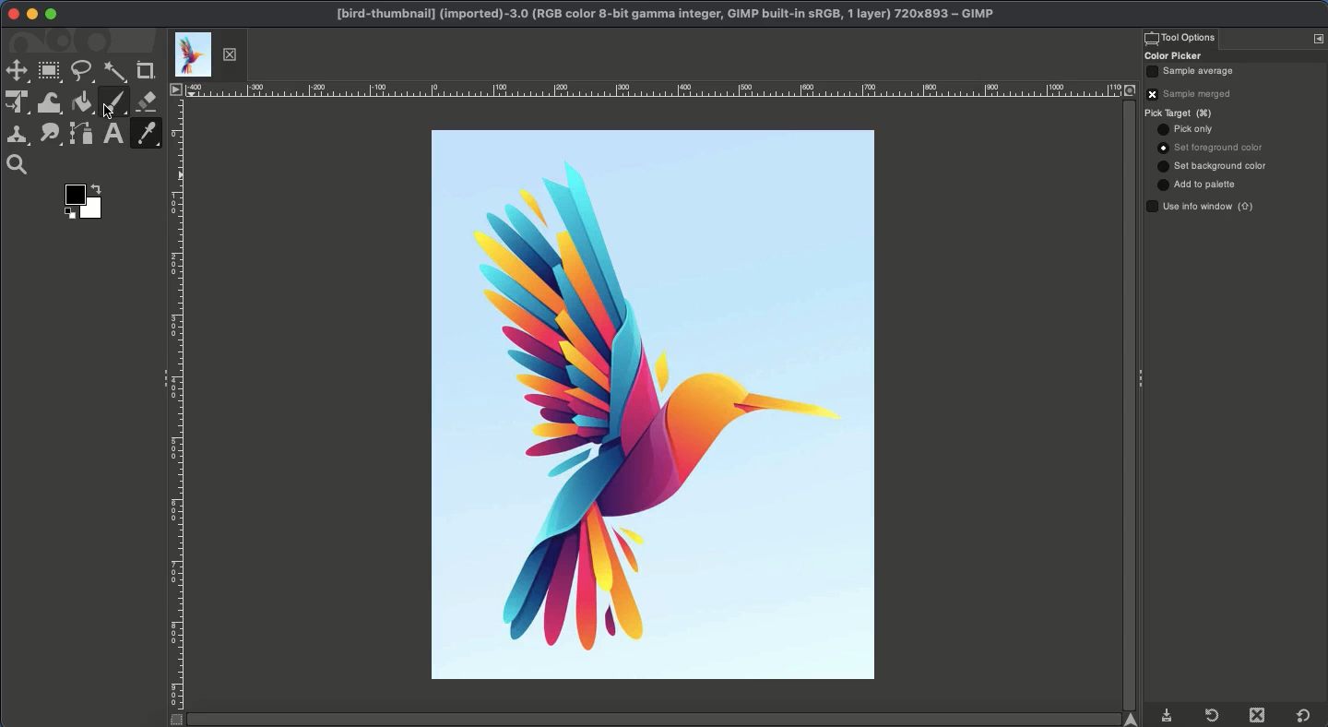 The width and height of the screenshot is (1328, 727). What do you see at coordinates (663, 14) in the screenshot?
I see `GIMP project` at bounding box center [663, 14].